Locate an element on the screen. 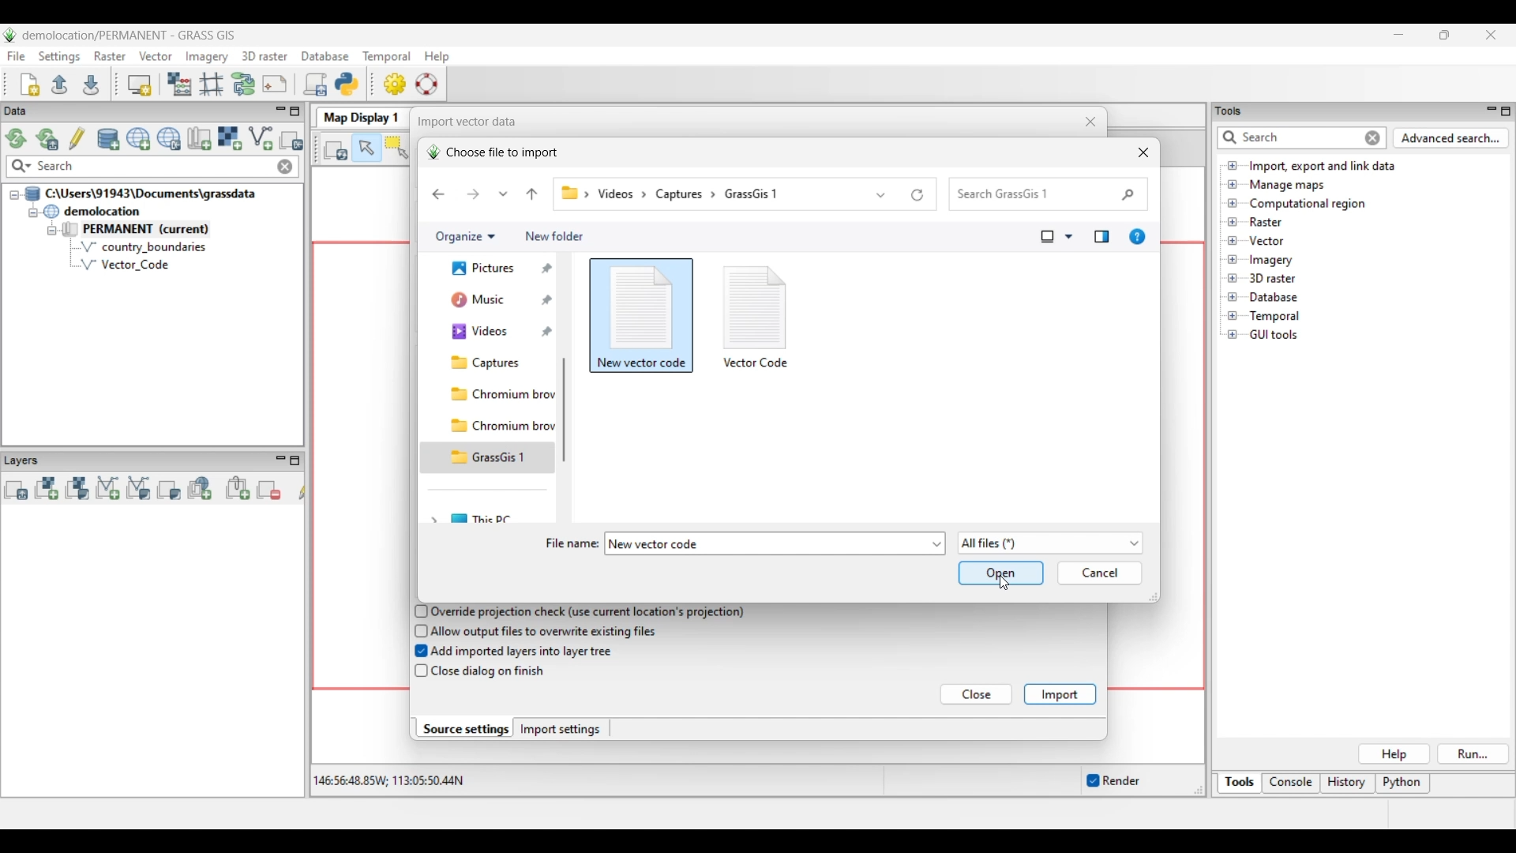  Minimize Tools panel is located at coordinates (1489, 111).